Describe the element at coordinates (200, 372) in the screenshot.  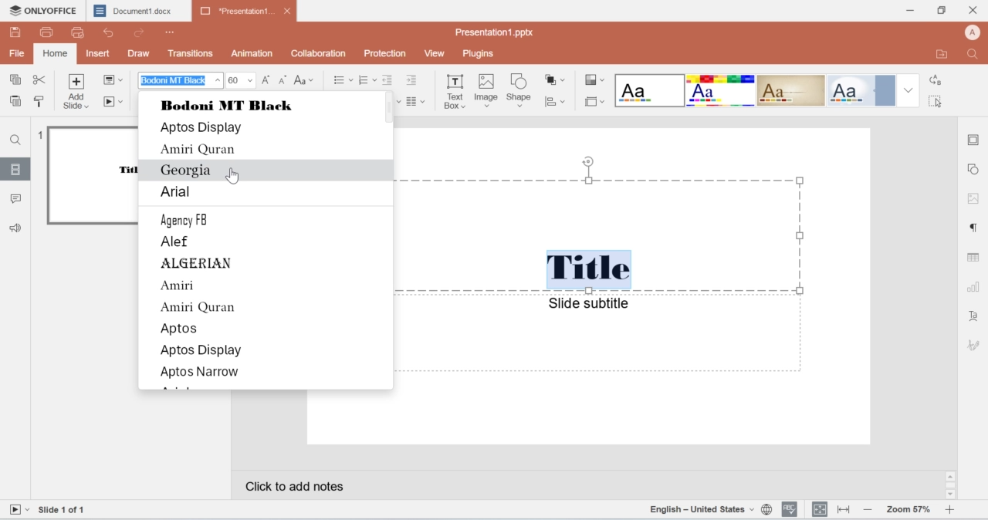
I see `Aptos Narrow` at that location.